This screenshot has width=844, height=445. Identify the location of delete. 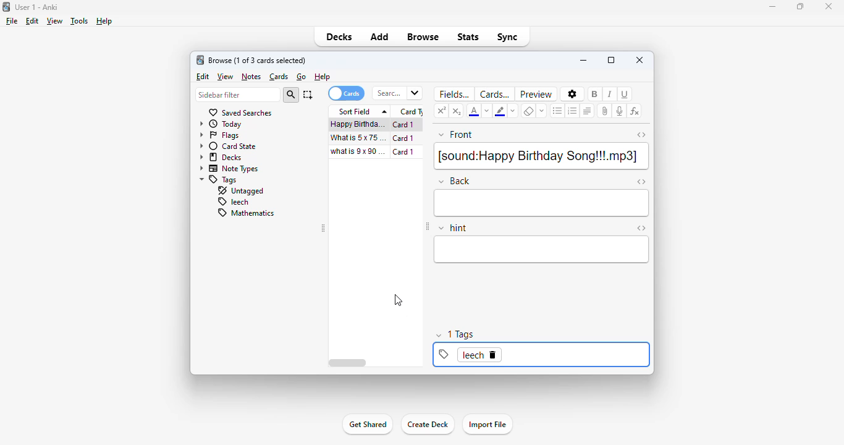
(493, 355).